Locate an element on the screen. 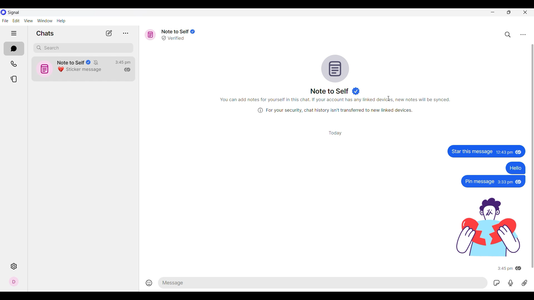  Name of message reciever is located at coordinates (330, 91).